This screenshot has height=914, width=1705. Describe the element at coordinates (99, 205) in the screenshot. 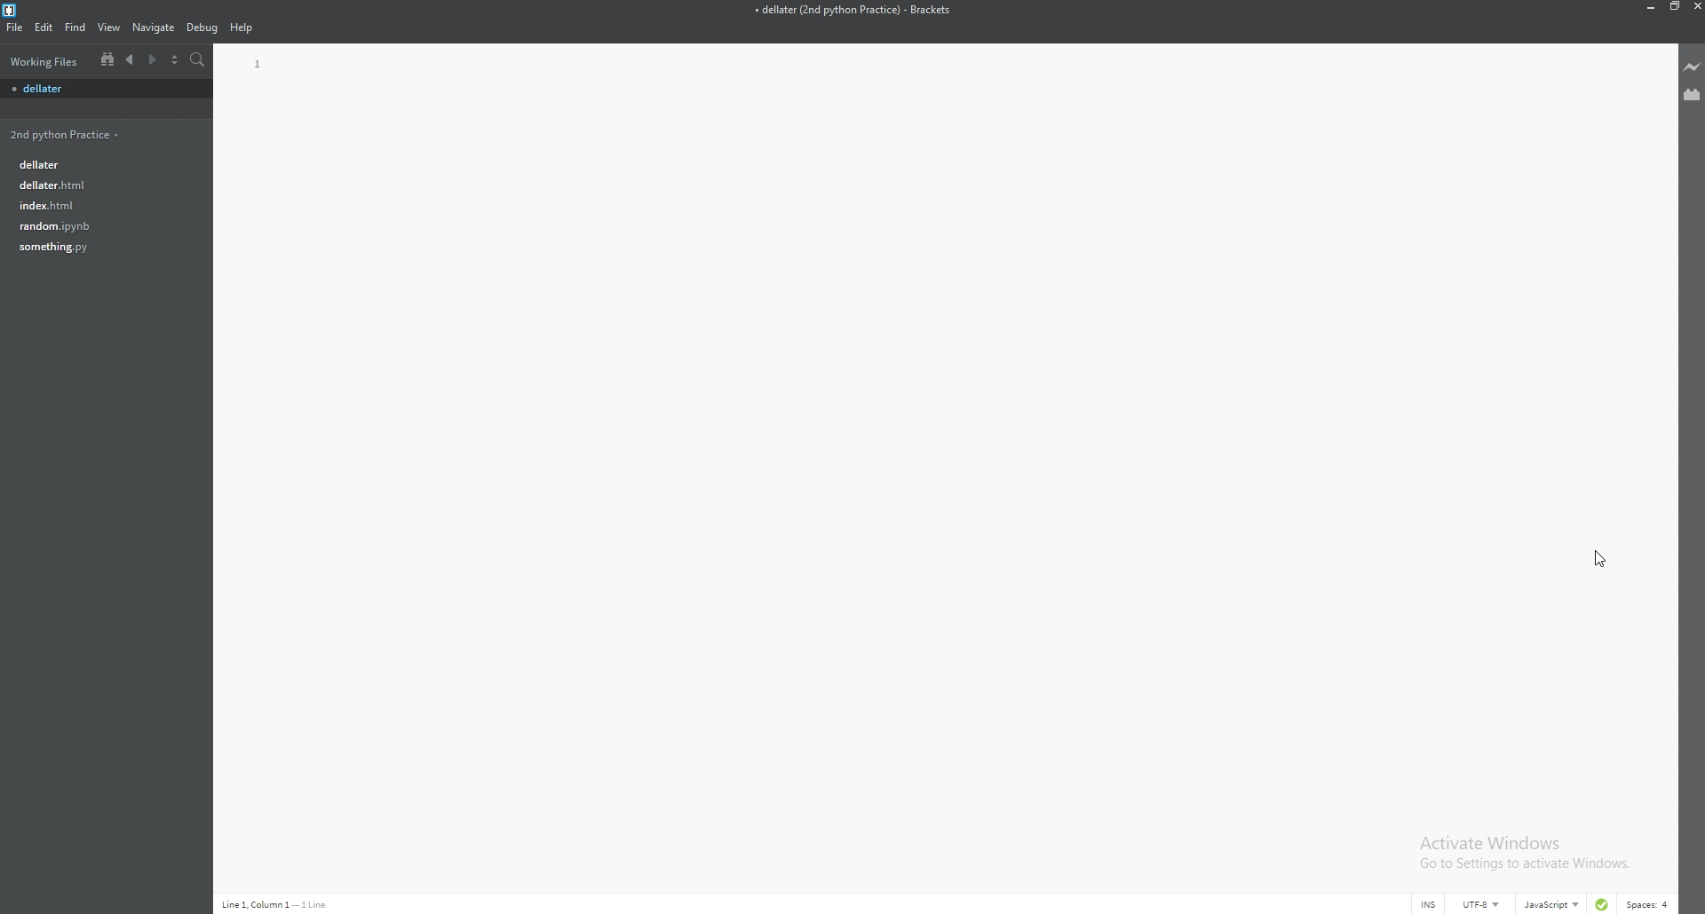

I see `file` at that location.